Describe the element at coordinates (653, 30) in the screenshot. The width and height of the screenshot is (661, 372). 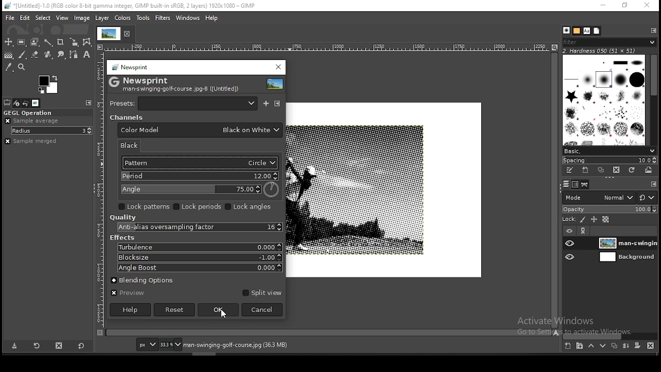
I see `configure this tab` at that location.